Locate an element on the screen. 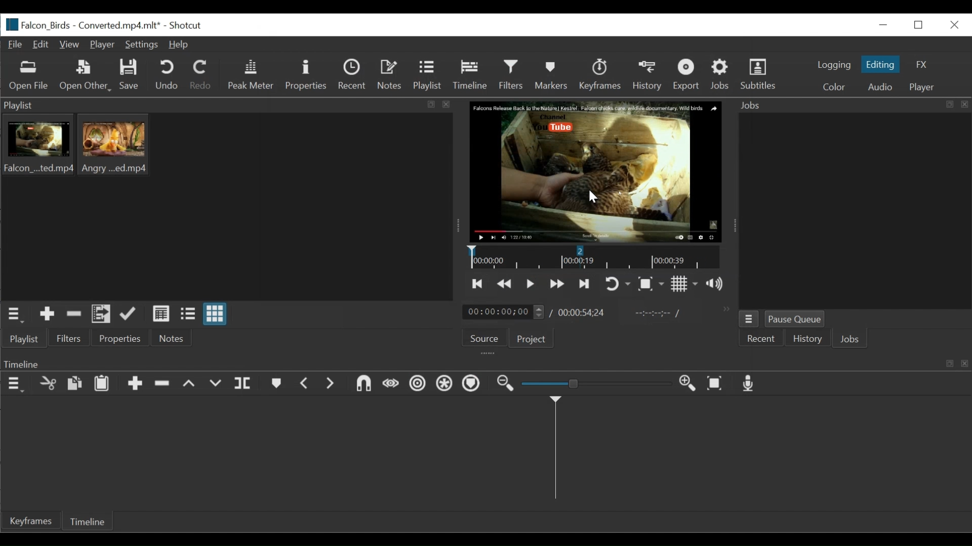  Append is located at coordinates (135, 385).